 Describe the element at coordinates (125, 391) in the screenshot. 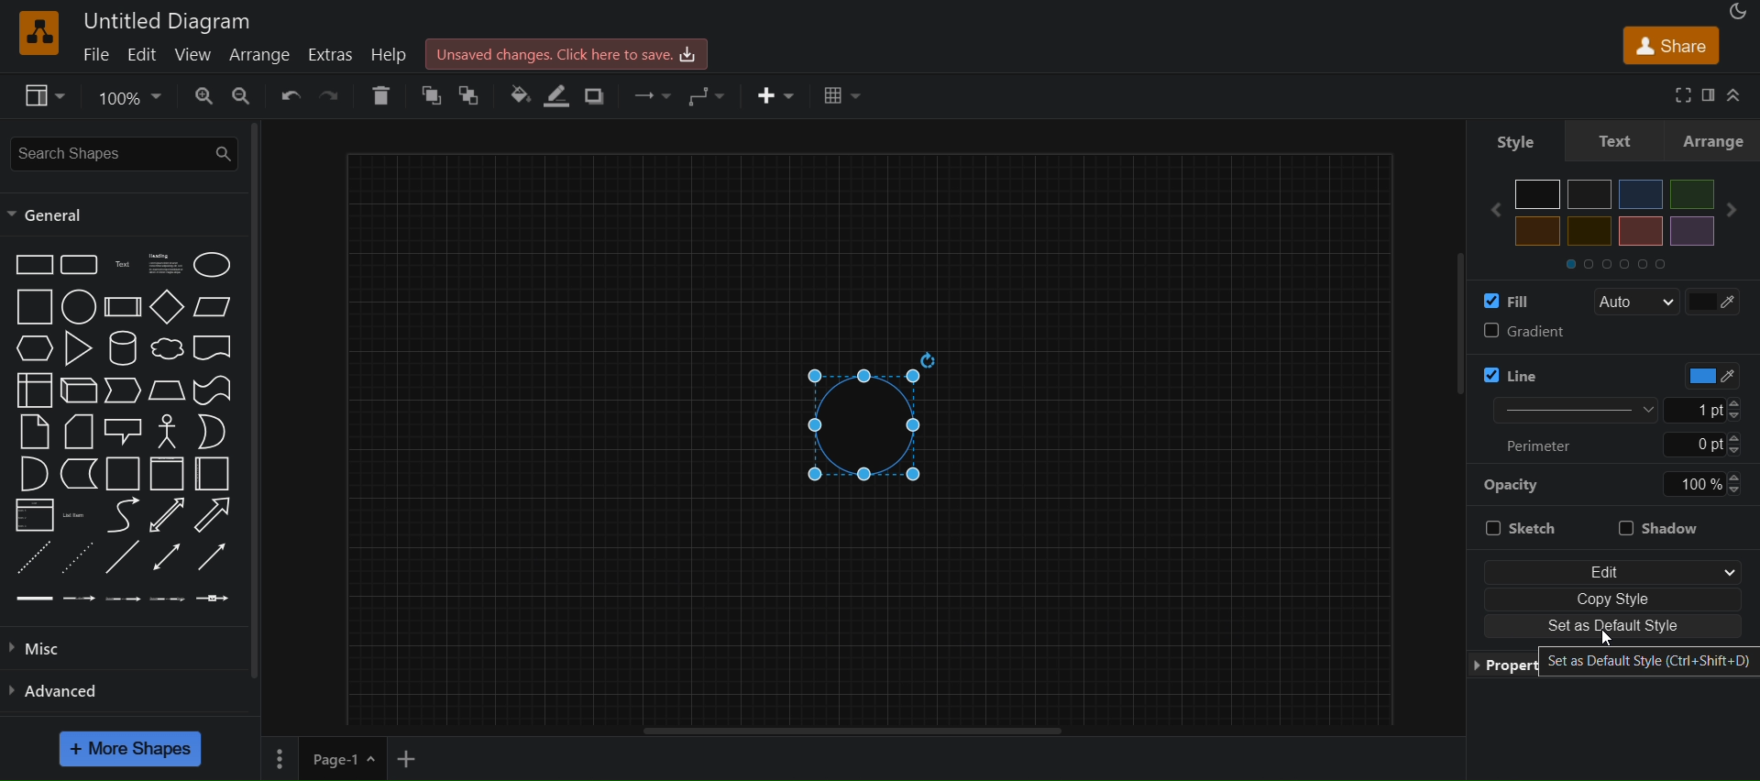

I see `step` at that location.